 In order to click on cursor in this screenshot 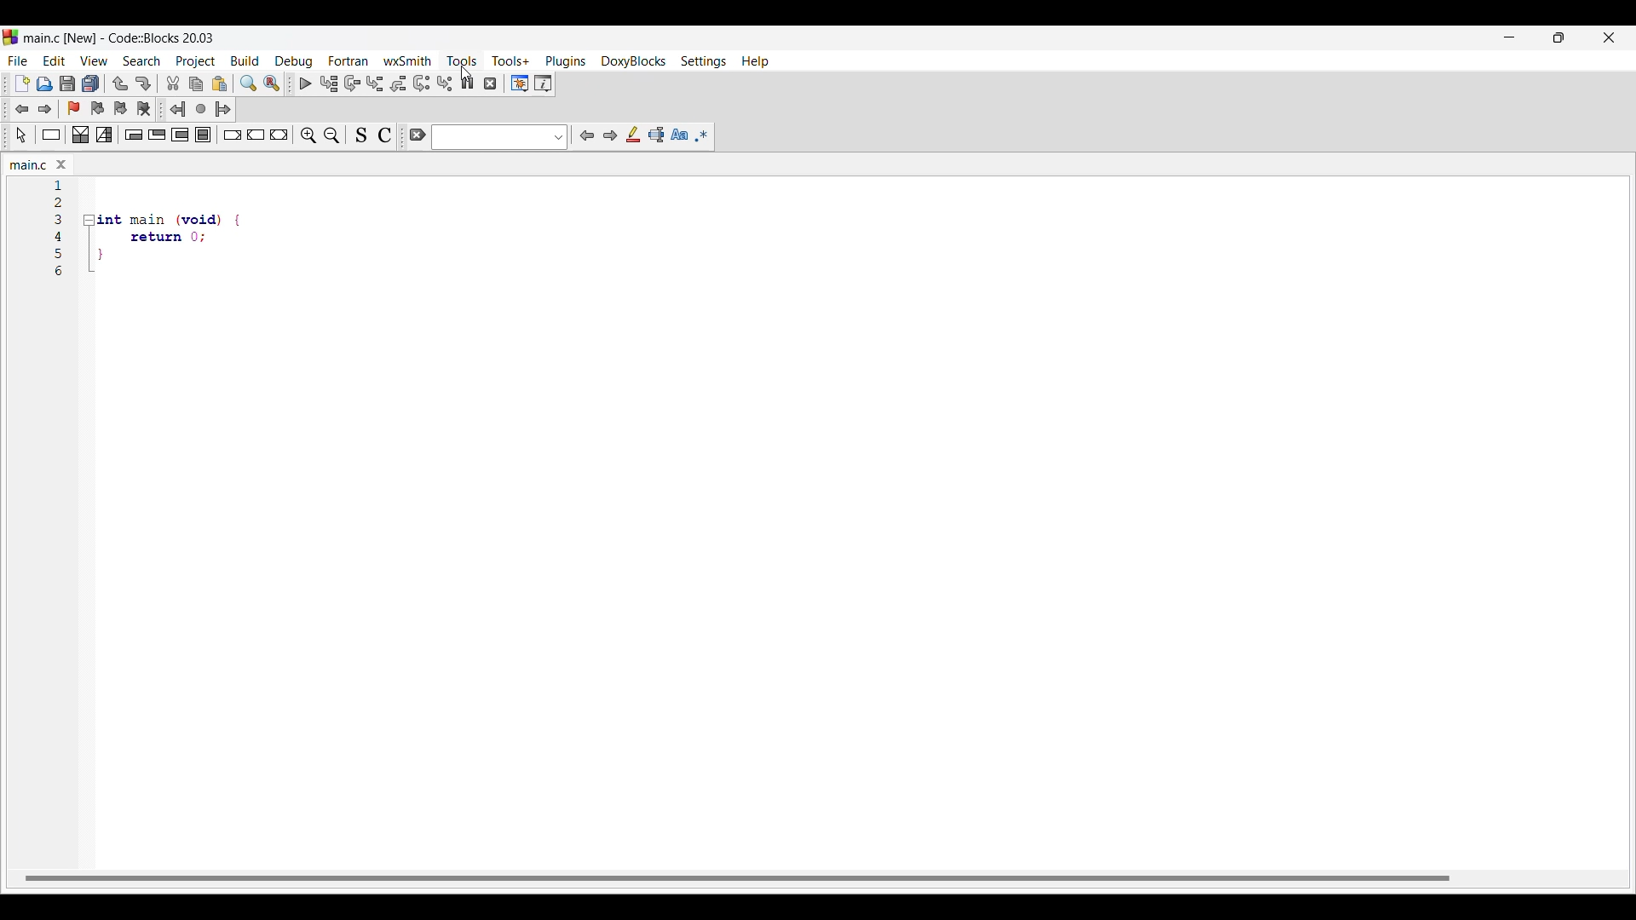, I will do `click(468, 70)`.